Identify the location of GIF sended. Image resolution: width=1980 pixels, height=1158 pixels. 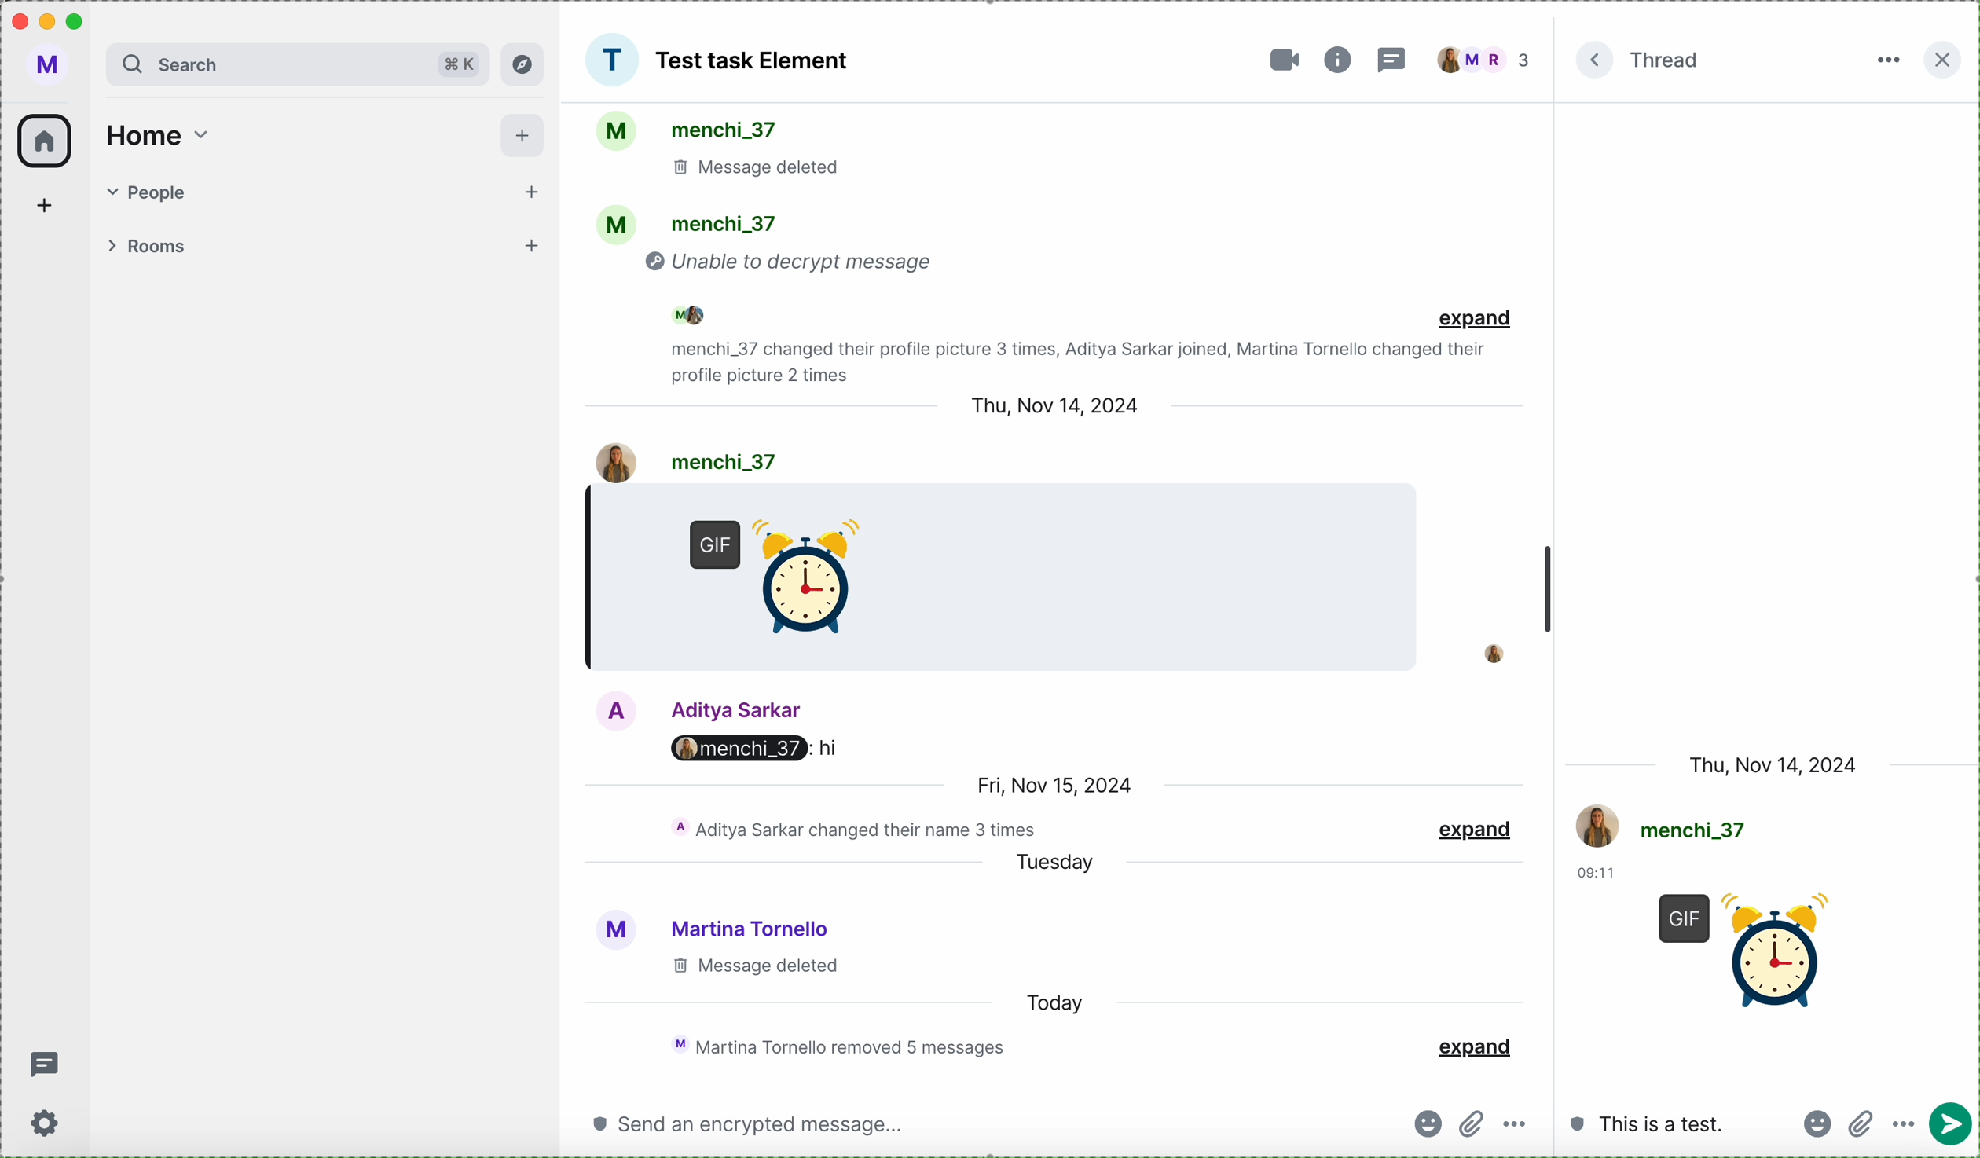
(788, 585).